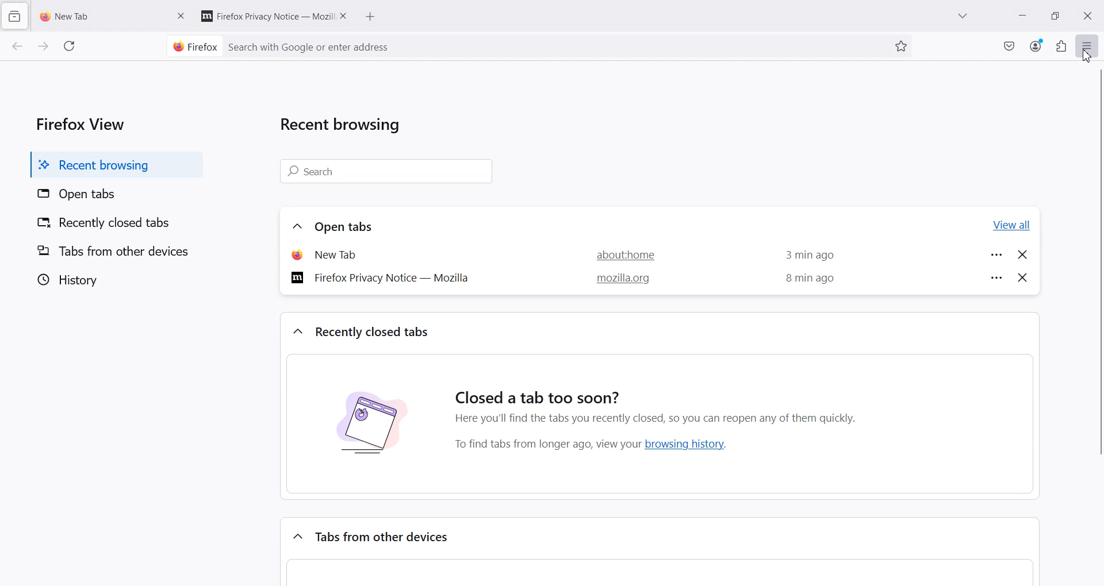 The height and width of the screenshot is (586, 1104). I want to click on Drop down box of tabs of other devices, so click(296, 534).